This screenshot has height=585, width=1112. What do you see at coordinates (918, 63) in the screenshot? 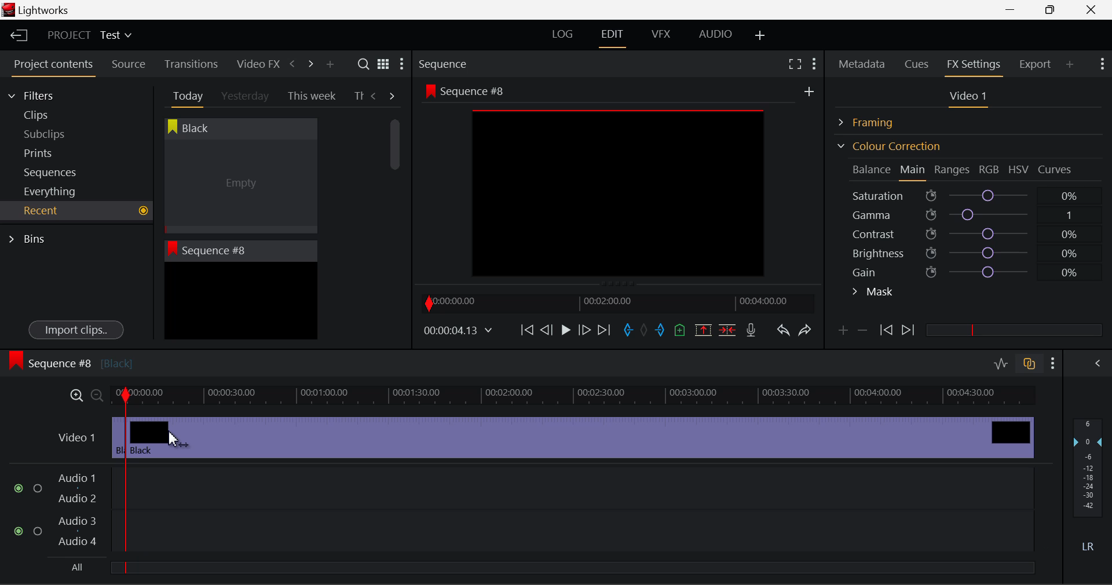
I see `Cues Panel` at bounding box center [918, 63].